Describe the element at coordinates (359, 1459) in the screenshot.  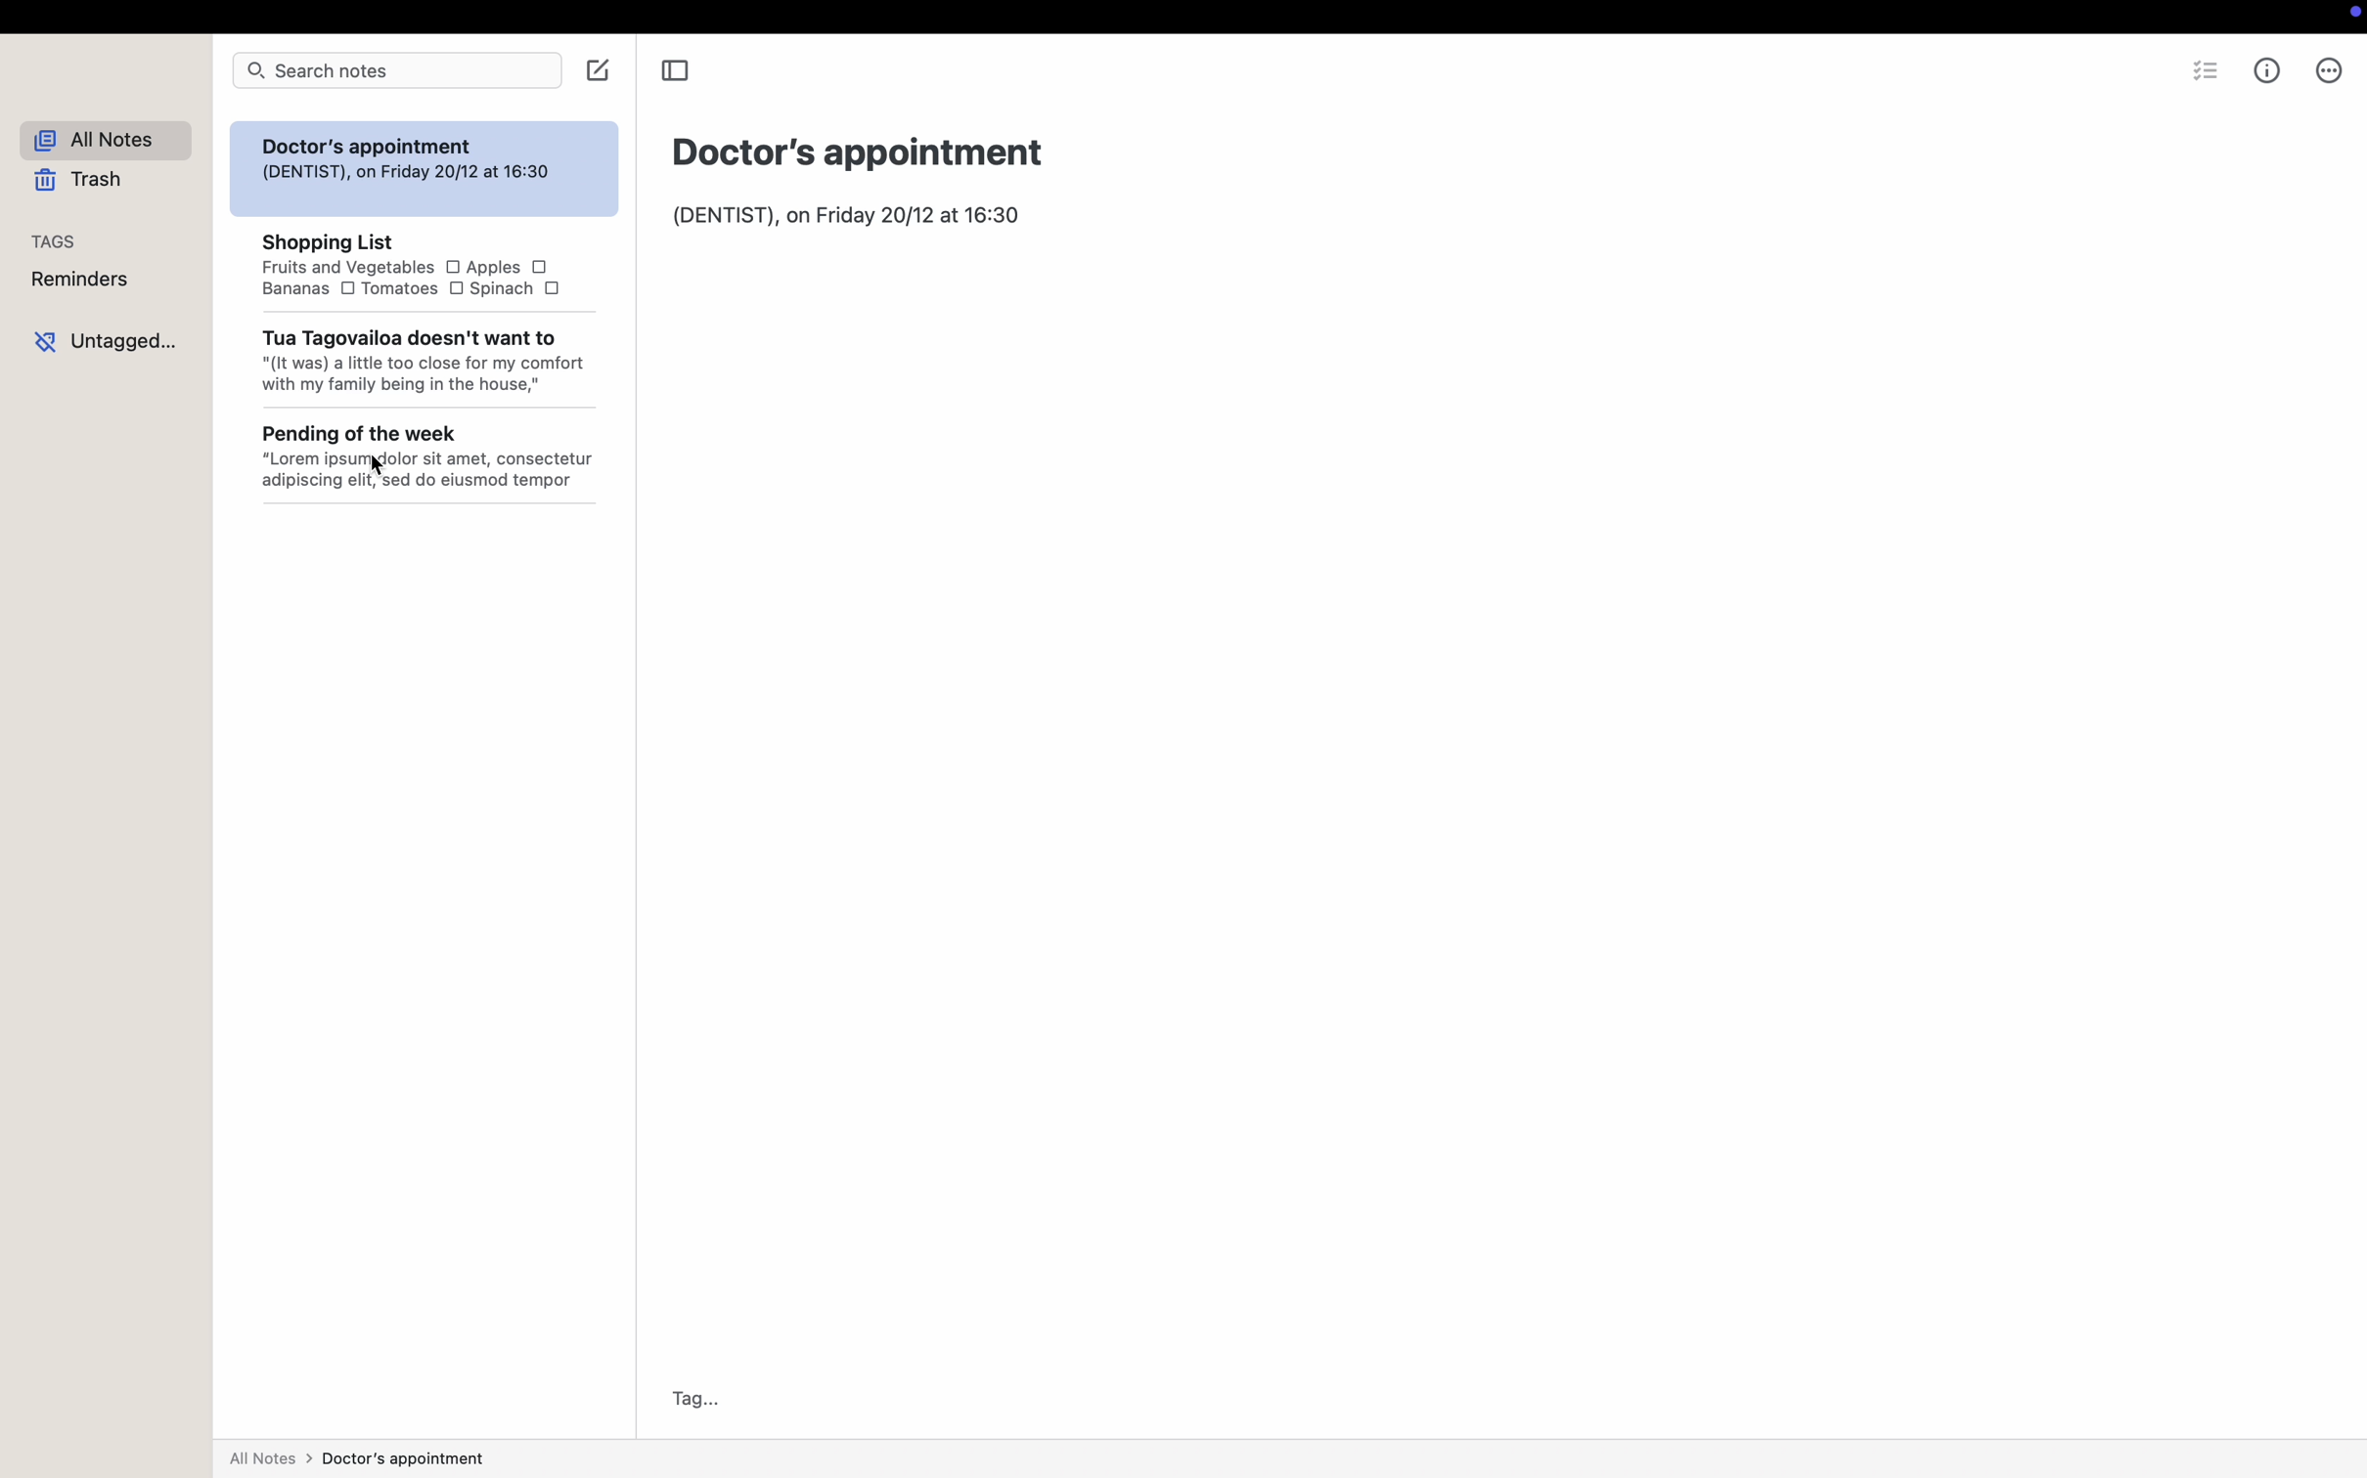
I see `all notes > doctor's appointment` at that location.